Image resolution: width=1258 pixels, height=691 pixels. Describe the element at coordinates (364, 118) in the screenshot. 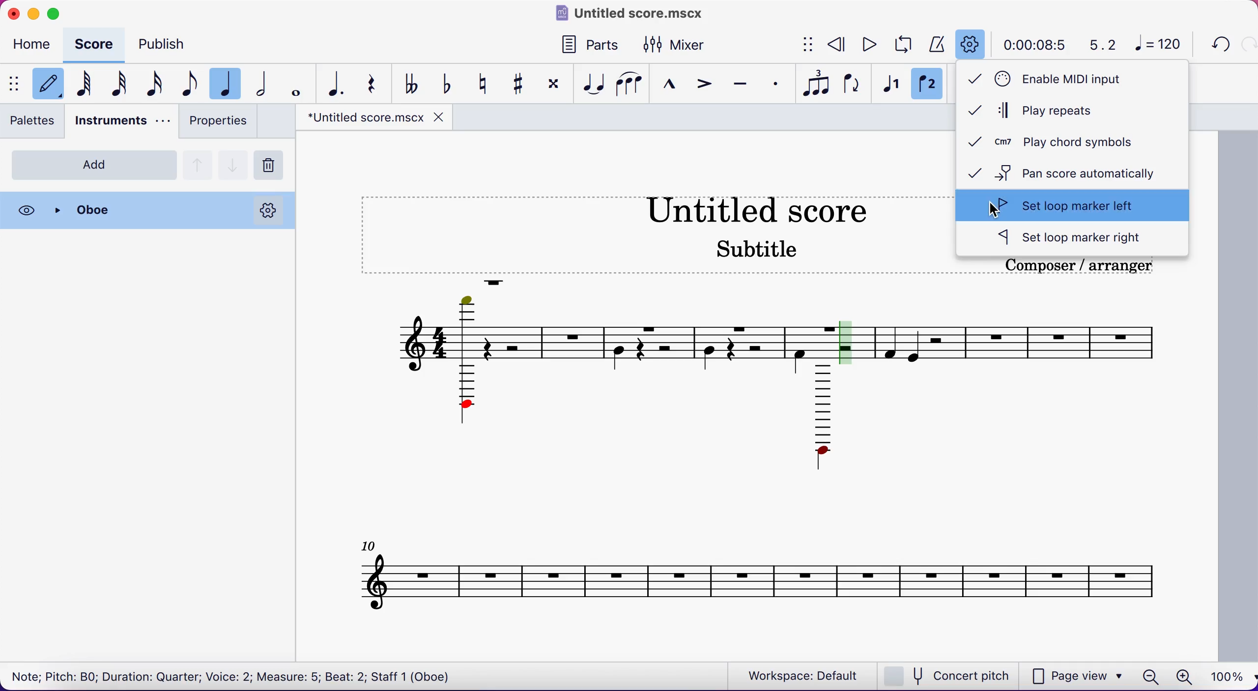

I see `"Untitled score.mscx` at that location.